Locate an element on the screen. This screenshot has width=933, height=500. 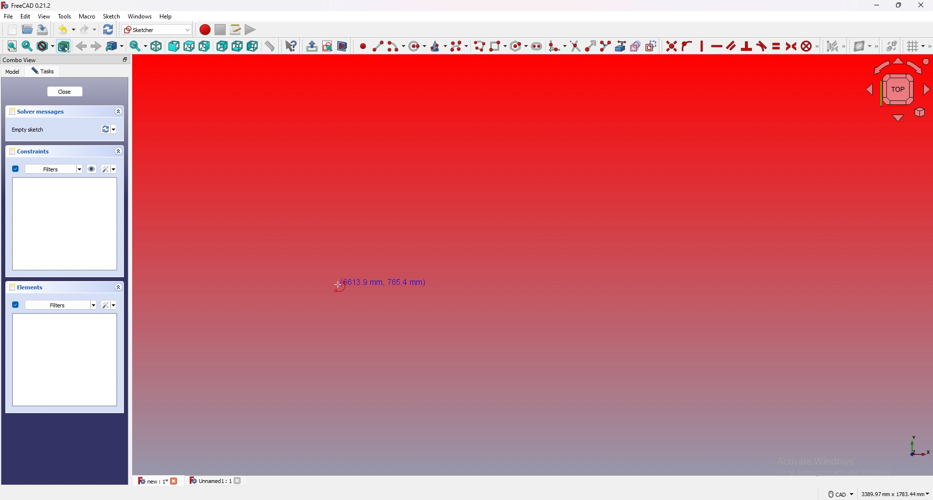
view sketch is located at coordinates (328, 47).